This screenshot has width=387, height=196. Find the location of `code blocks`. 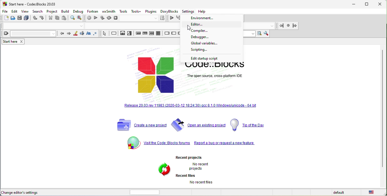

code blocks is located at coordinates (152, 71).